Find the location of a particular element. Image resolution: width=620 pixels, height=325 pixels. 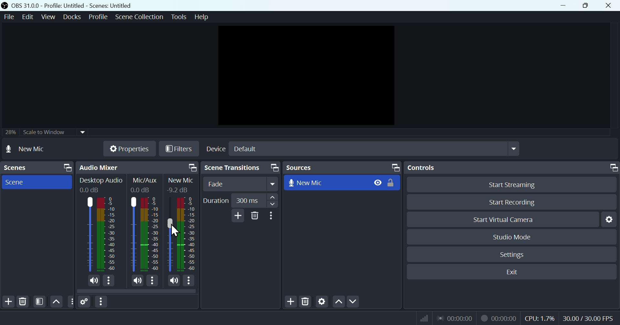

Desktop Audio is located at coordinates (88, 234).